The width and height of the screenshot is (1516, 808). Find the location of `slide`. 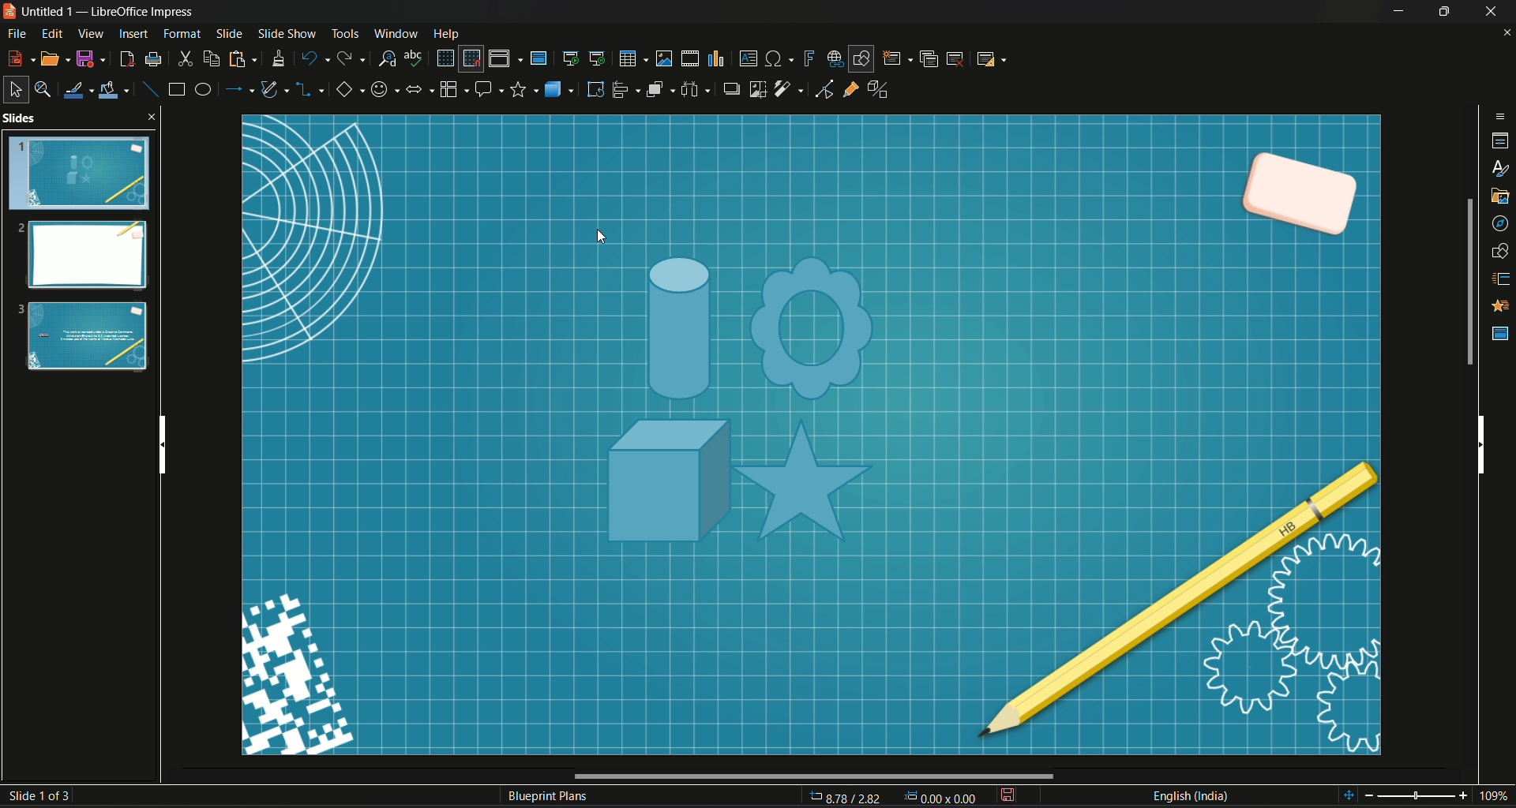

slide is located at coordinates (230, 32).